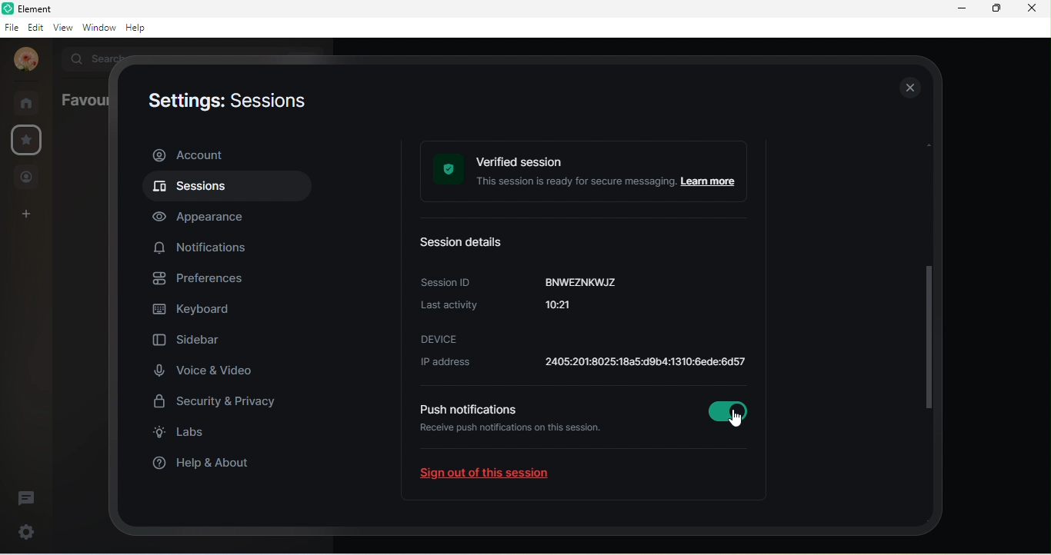  What do you see at coordinates (82, 100) in the screenshot?
I see `favourites` at bounding box center [82, 100].